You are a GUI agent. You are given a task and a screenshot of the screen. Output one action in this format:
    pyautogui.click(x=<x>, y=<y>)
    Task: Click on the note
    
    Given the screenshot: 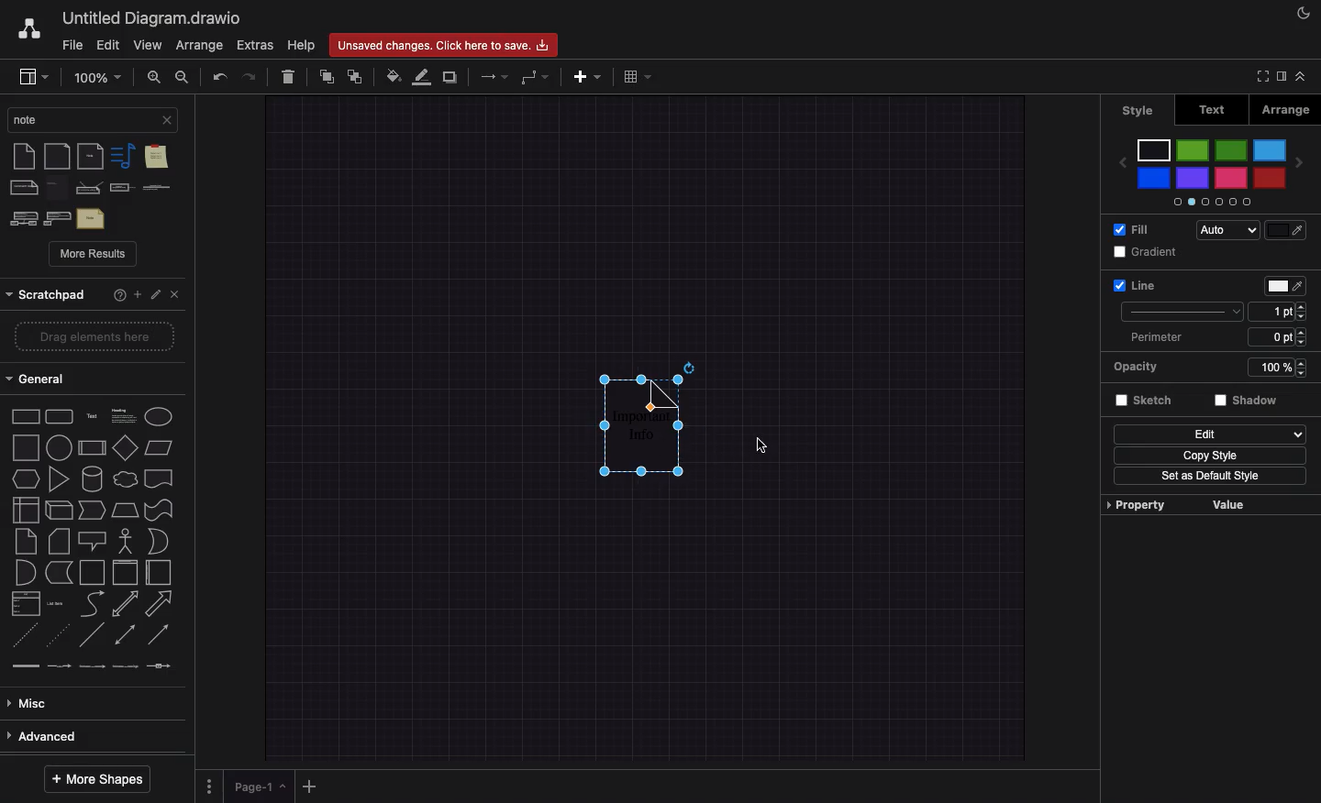 What is the action you would take?
    pyautogui.click(x=59, y=188)
    